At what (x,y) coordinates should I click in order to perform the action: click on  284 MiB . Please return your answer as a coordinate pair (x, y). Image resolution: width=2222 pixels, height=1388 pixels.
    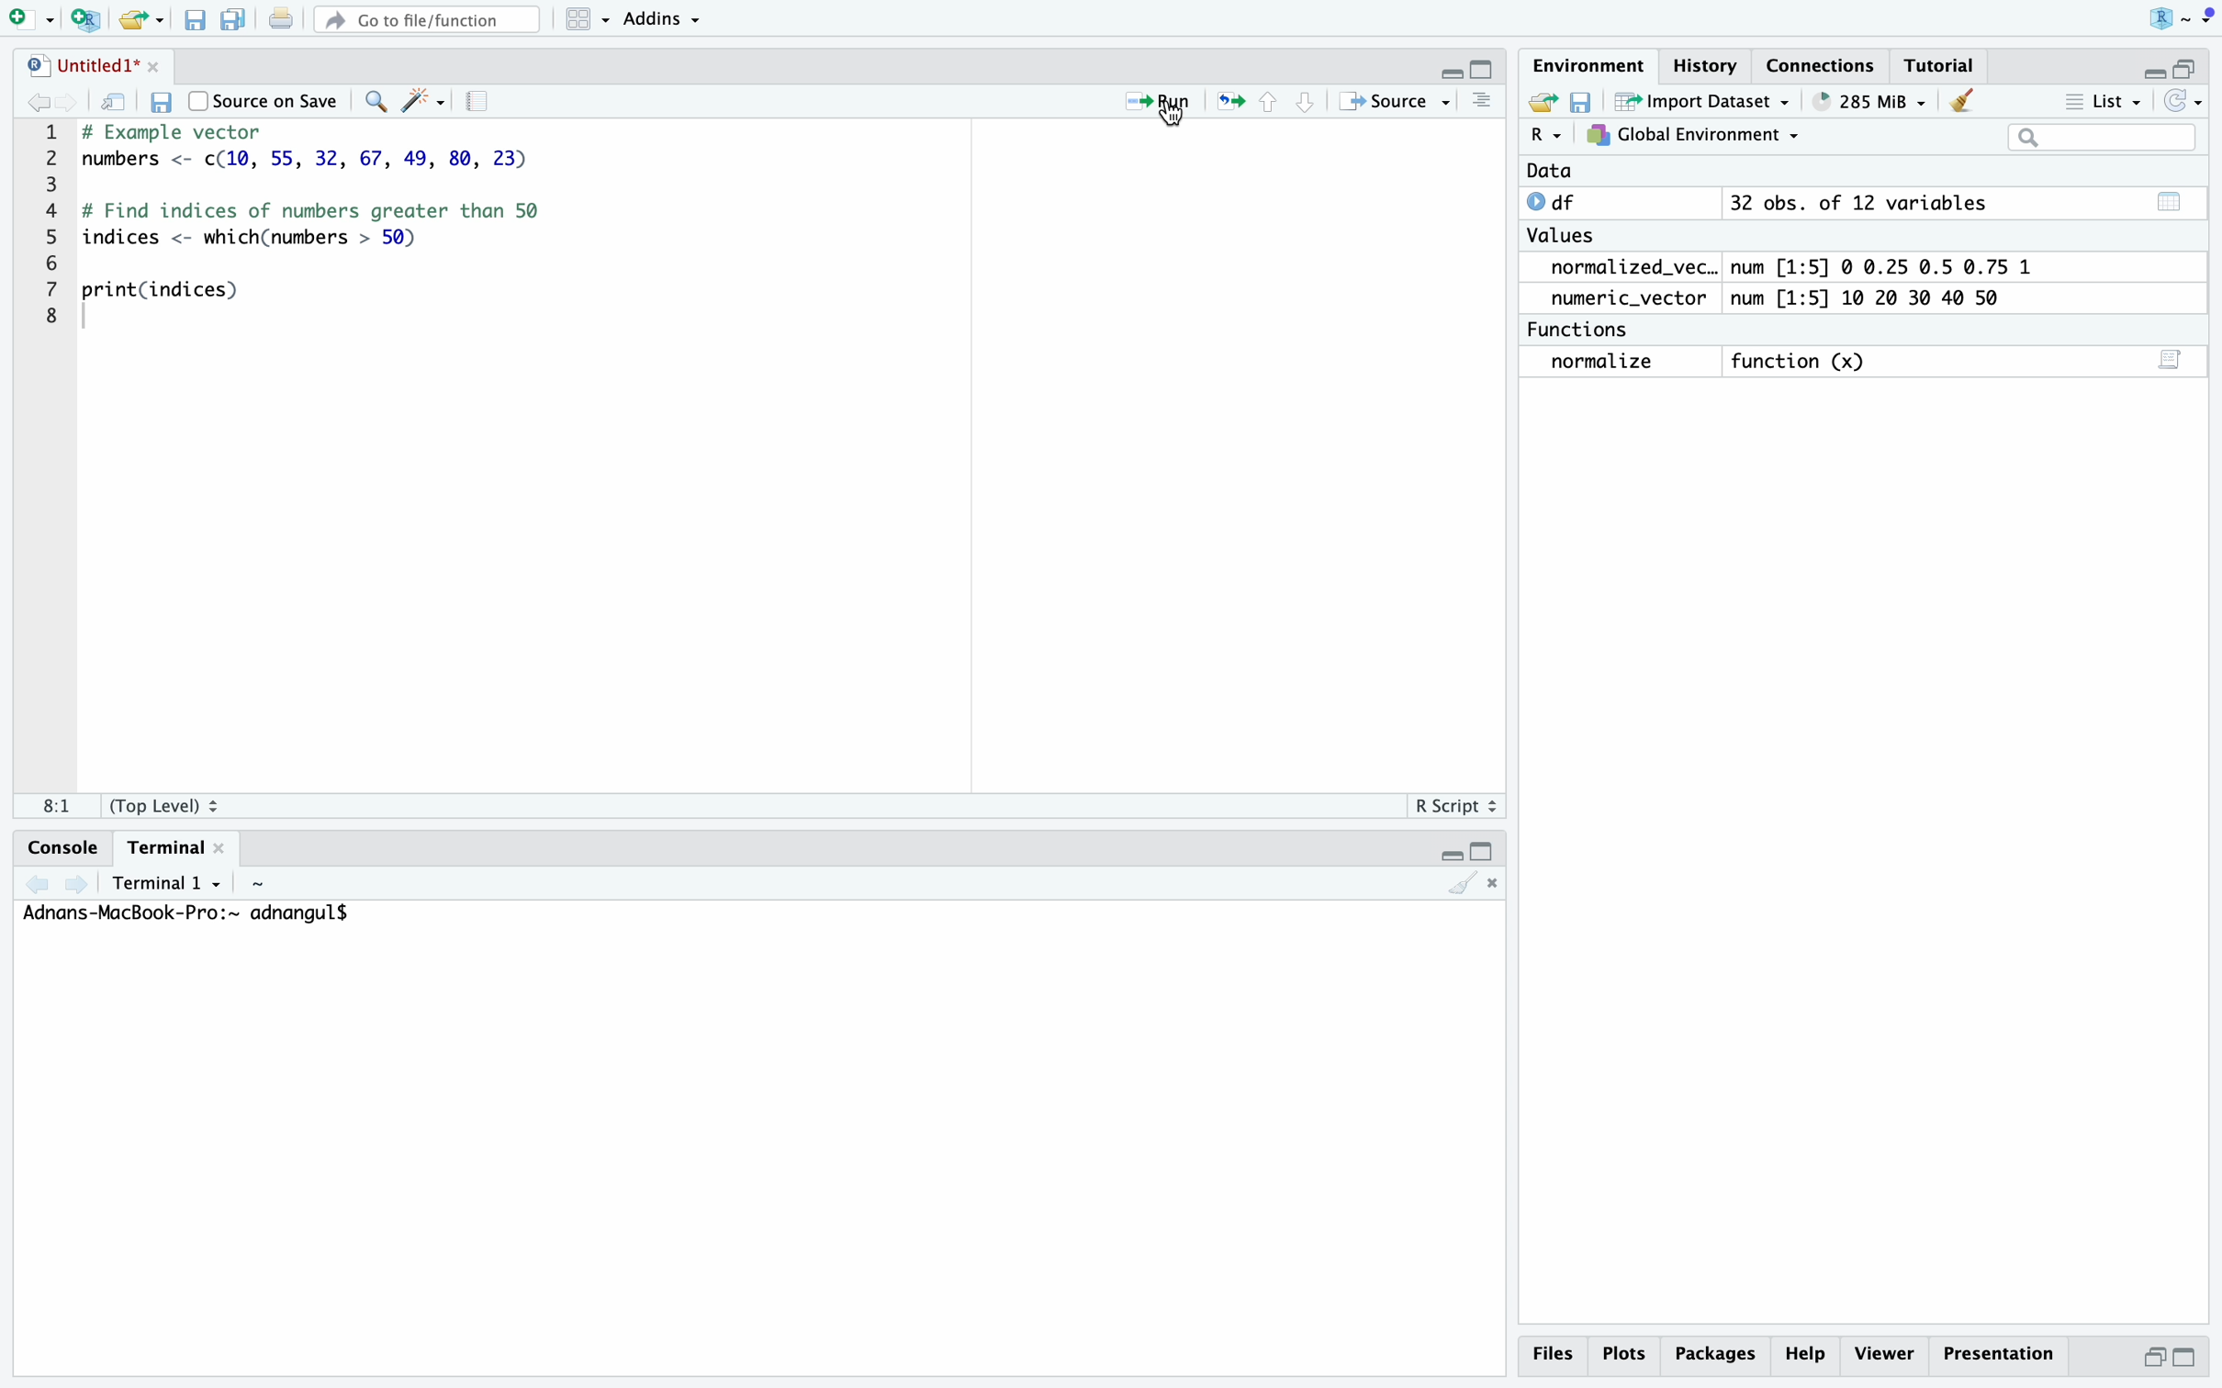
    Looking at the image, I should click on (1864, 102).